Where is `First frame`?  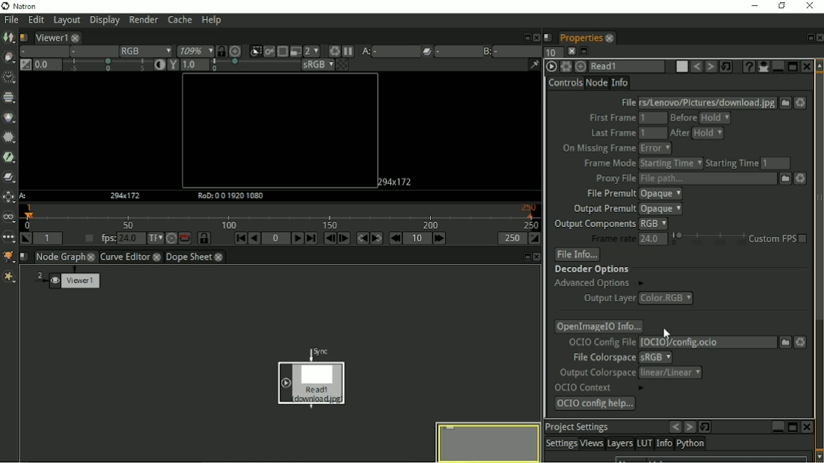
First frame is located at coordinates (660, 117).